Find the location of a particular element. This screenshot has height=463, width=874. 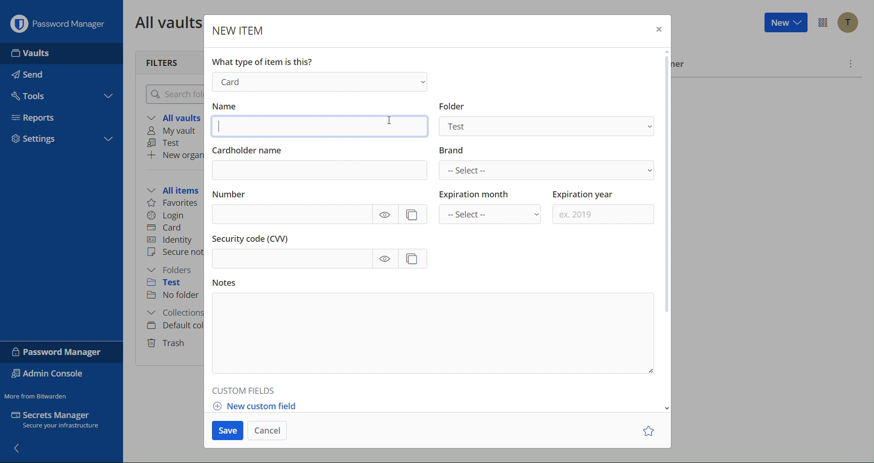

Cursor is located at coordinates (392, 121).